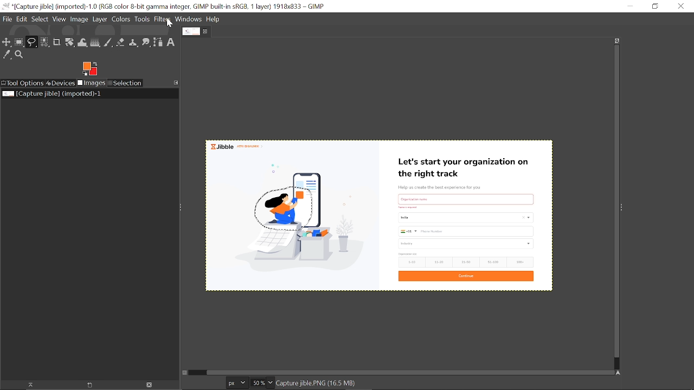  I want to click on Edit, so click(23, 19).